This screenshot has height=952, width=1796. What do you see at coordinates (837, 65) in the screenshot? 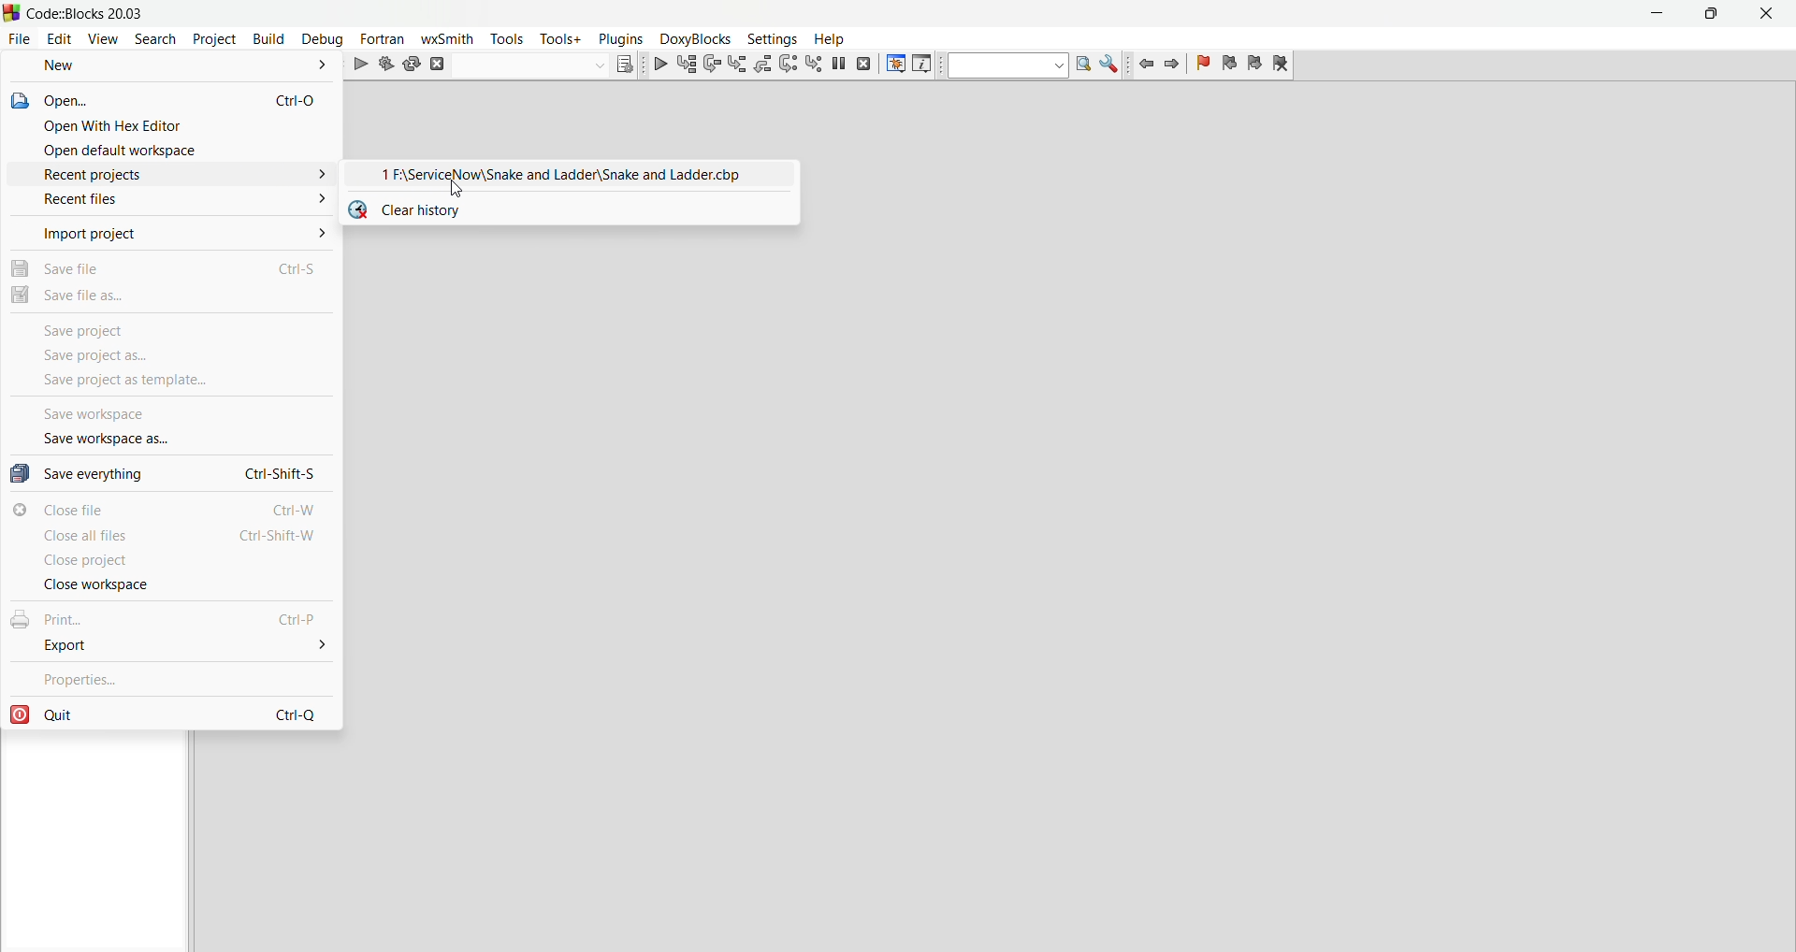
I see `break debugger` at bounding box center [837, 65].